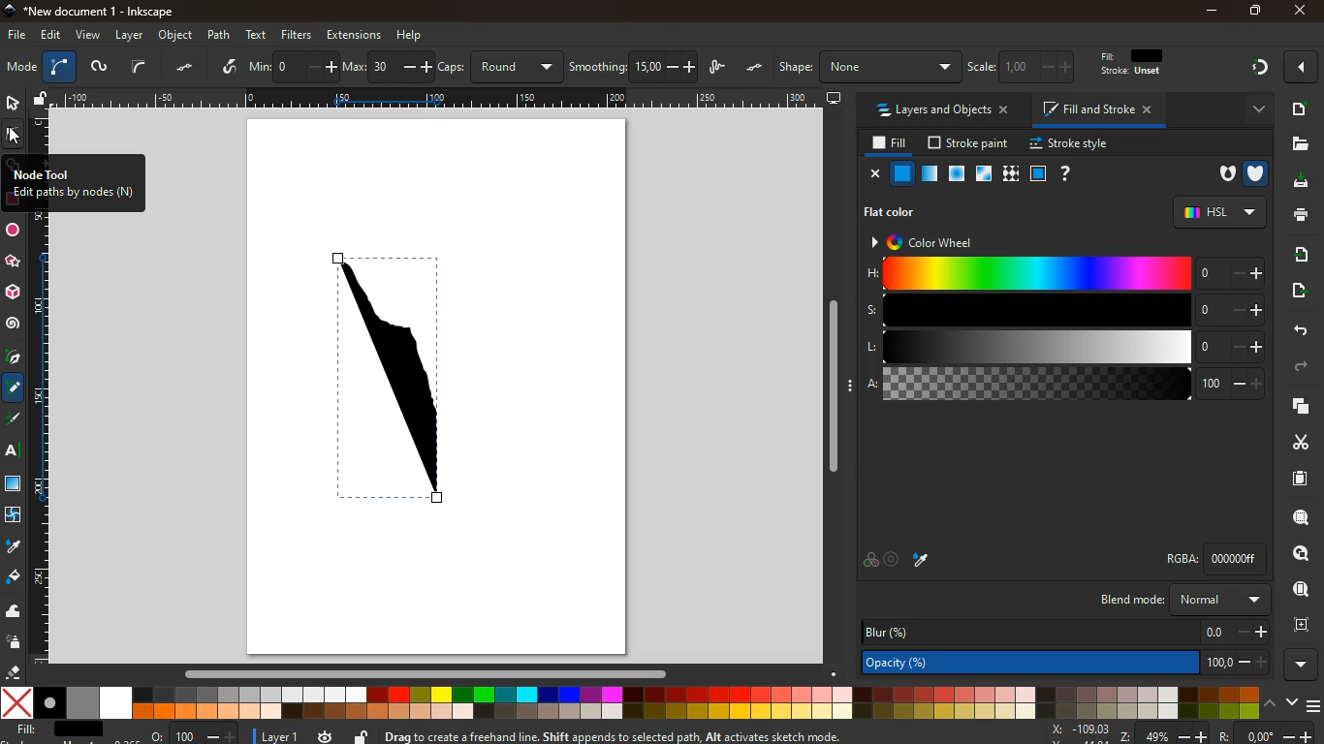  What do you see at coordinates (1037, 173) in the screenshot?
I see `frame` at bounding box center [1037, 173].